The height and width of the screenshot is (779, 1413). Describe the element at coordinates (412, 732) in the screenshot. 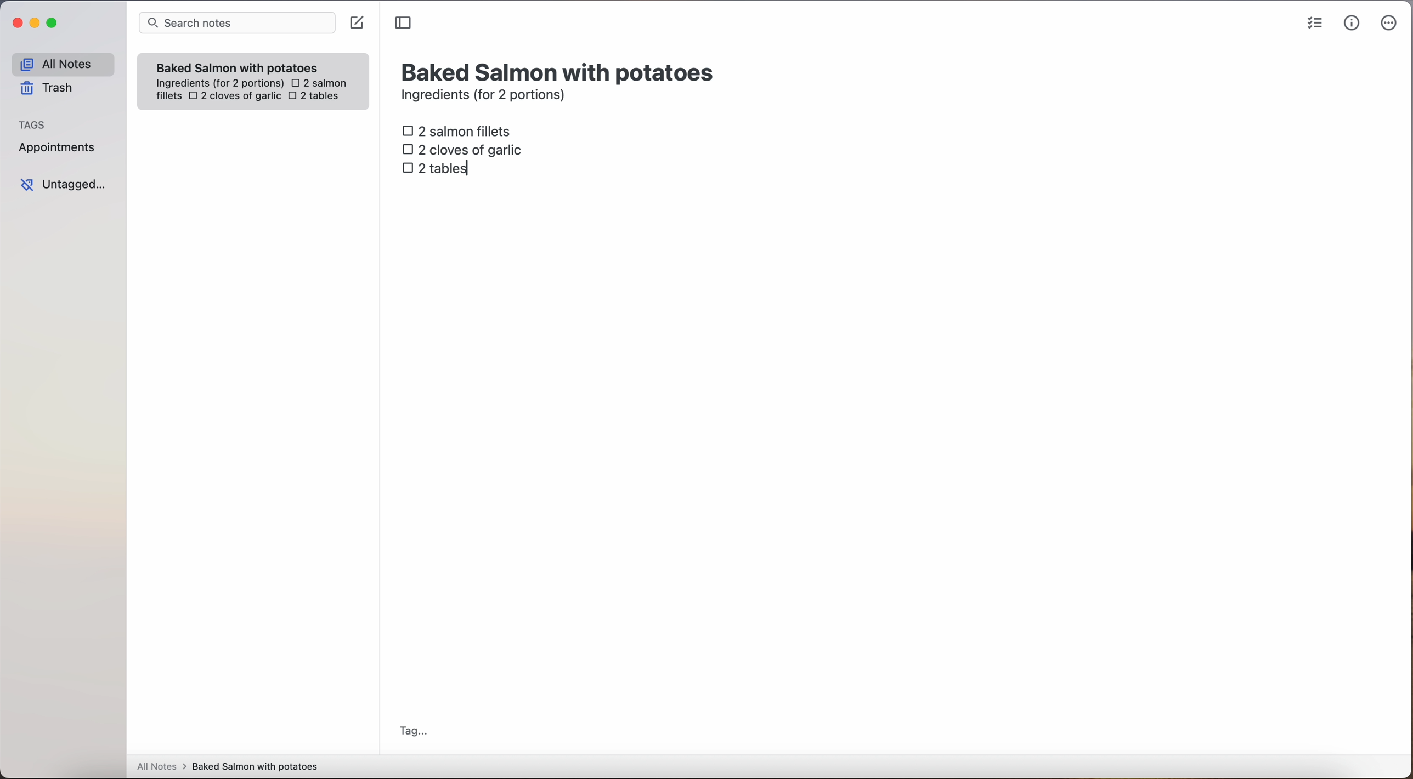

I see `tag` at that location.